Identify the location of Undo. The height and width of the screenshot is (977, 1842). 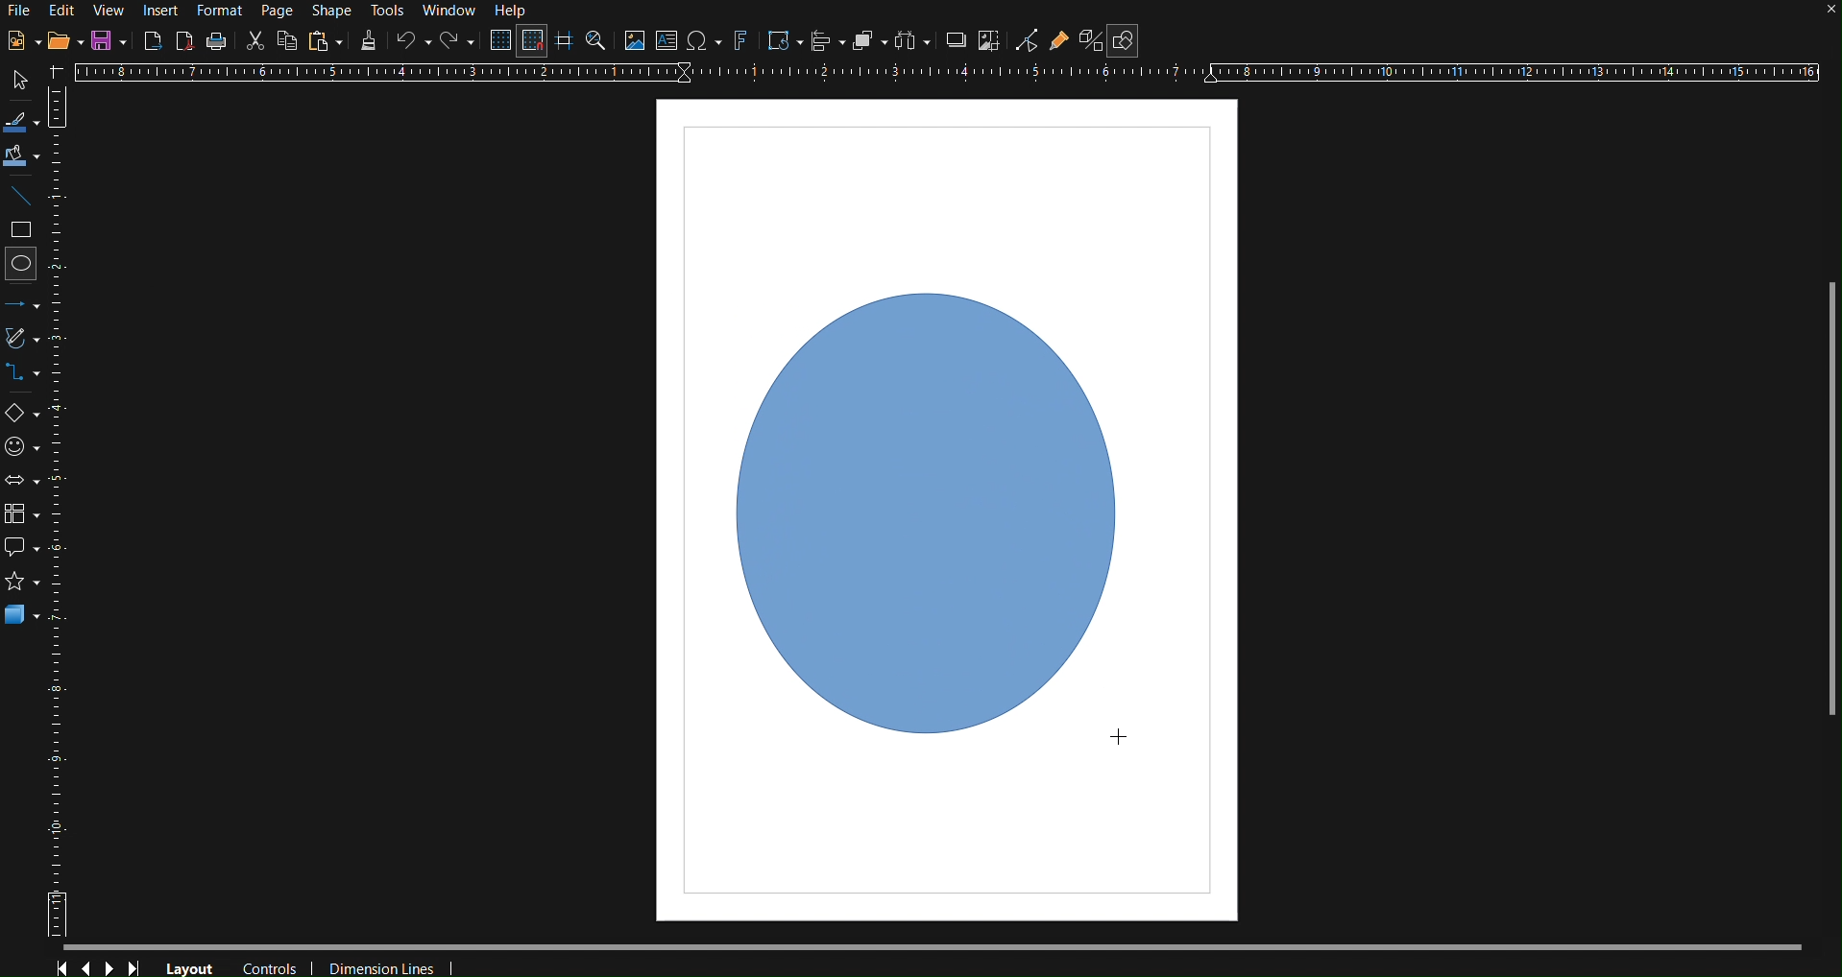
(413, 42).